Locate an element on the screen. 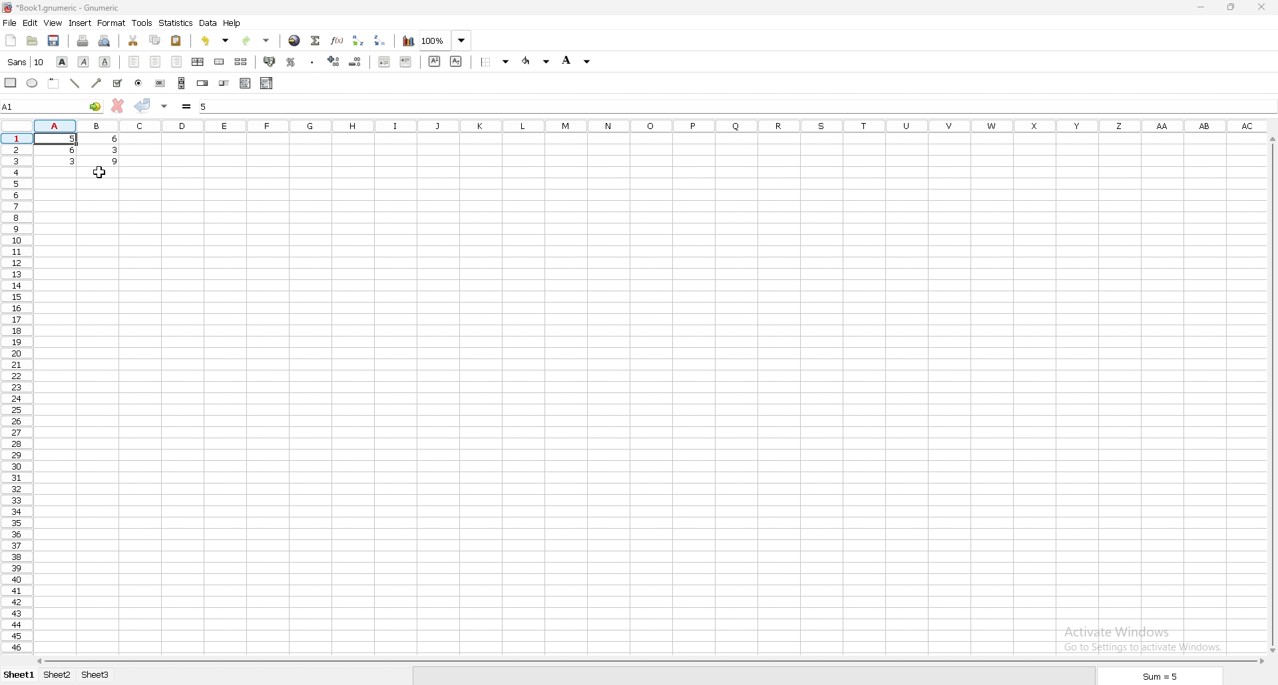 This screenshot has width=1278, height=685. format is located at coordinates (111, 23).